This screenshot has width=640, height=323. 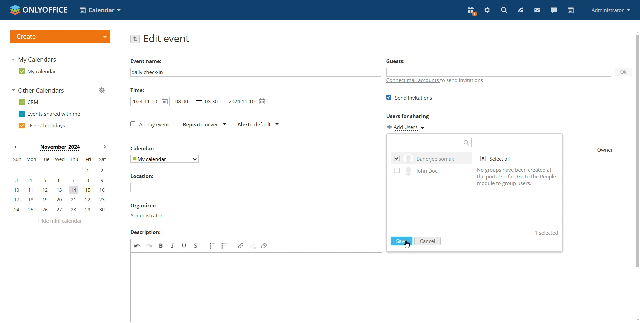 I want to click on settings, so click(x=487, y=10).